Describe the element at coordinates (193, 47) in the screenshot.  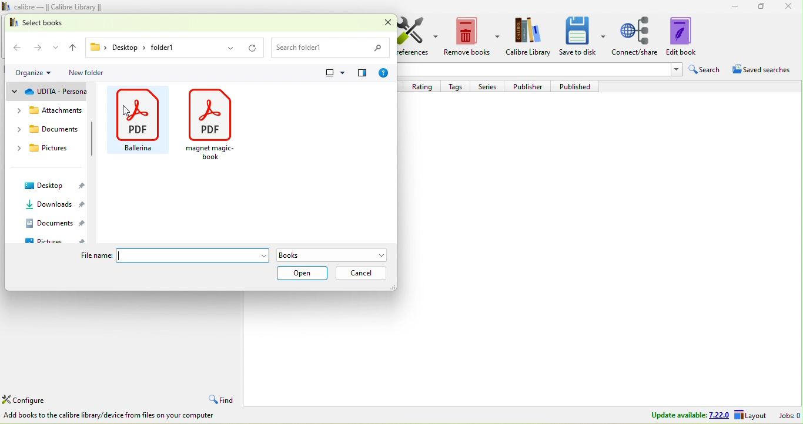
I see `folder 1` at that location.